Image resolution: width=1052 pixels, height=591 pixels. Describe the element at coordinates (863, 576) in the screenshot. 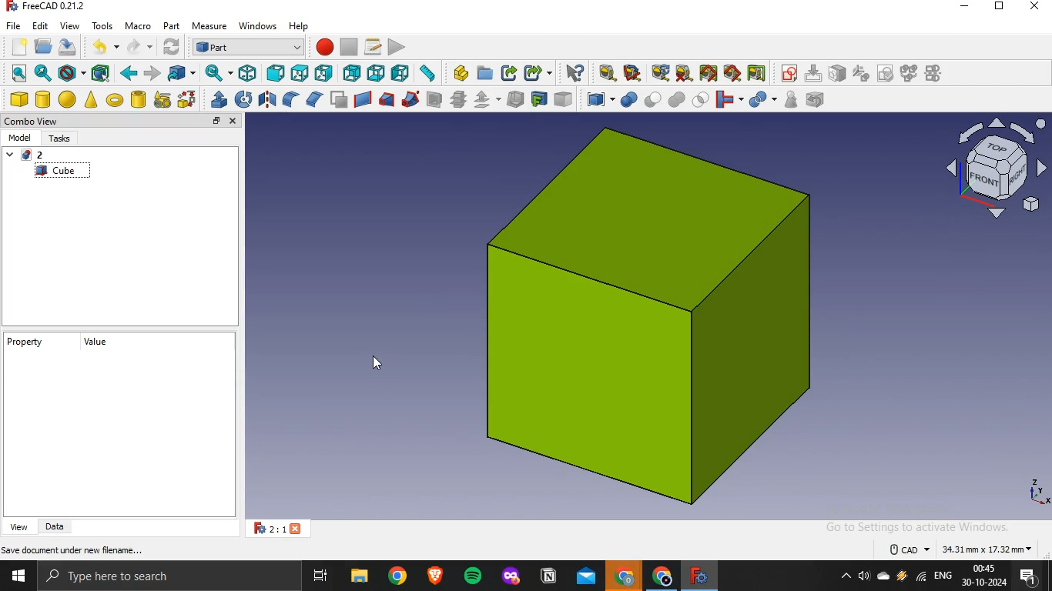

I see `volume` at that location.